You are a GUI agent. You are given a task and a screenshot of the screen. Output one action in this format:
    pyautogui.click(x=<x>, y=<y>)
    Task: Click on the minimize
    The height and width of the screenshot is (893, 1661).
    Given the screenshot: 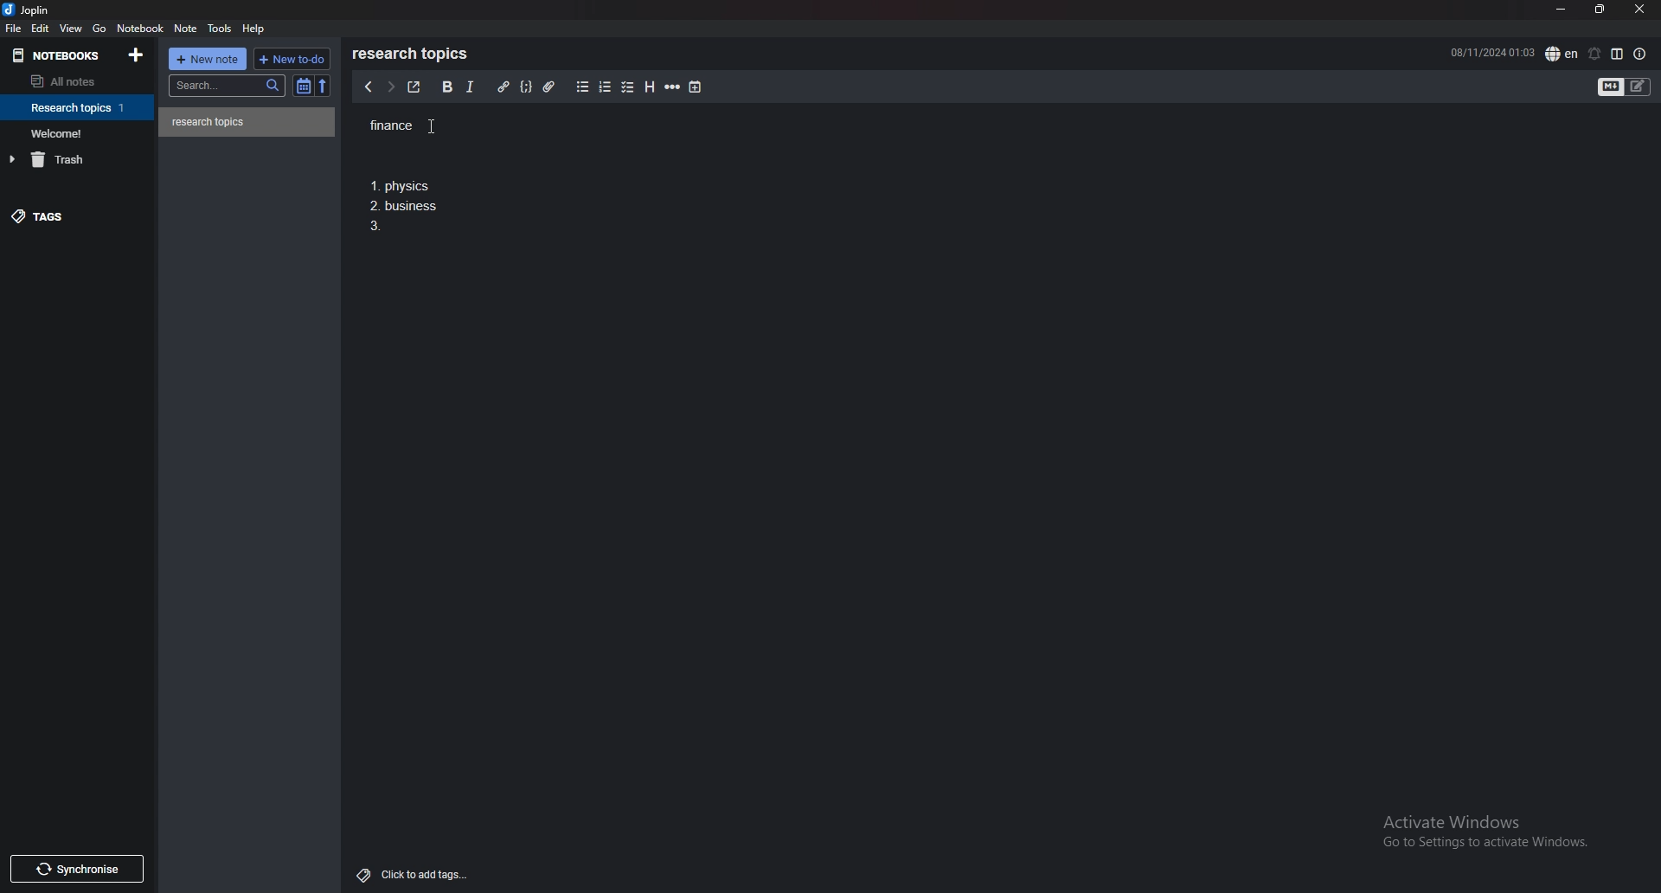 What is the action you would take?
    pyautogui.click(x=1560, y=10)
    